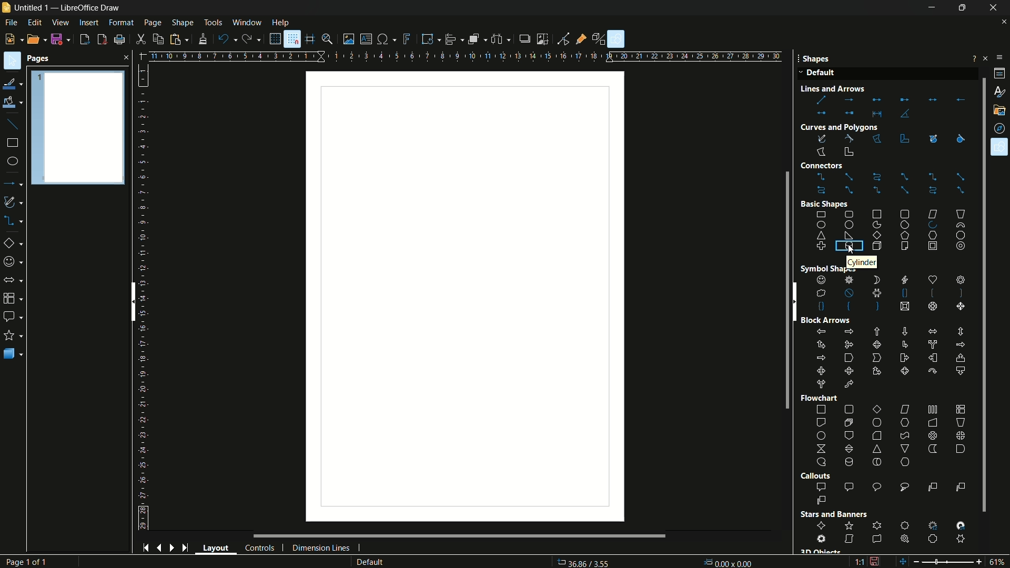 The image size is (1010, 568). What do you see at coordinates (16, 243) in the screenshot?
I see `basic shapes` at bounding box center [16, 243].